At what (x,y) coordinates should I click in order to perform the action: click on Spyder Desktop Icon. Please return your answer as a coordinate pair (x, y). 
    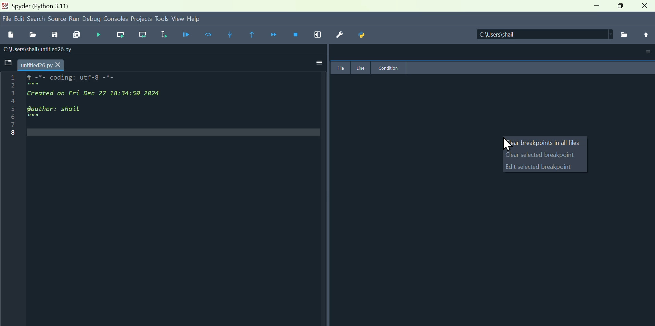
    Looking at the image, I should click on (5, 5).